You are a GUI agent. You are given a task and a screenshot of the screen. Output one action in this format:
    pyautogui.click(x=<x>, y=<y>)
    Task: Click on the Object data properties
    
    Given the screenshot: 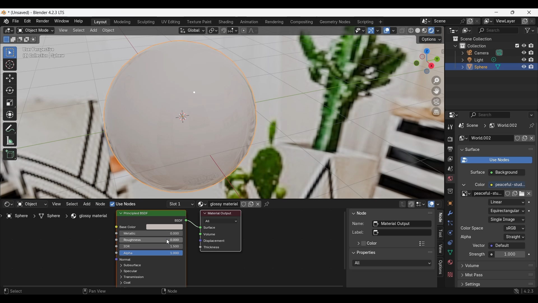 What is the action you would take?
    pyautogui.click(x=450, y=252)
    